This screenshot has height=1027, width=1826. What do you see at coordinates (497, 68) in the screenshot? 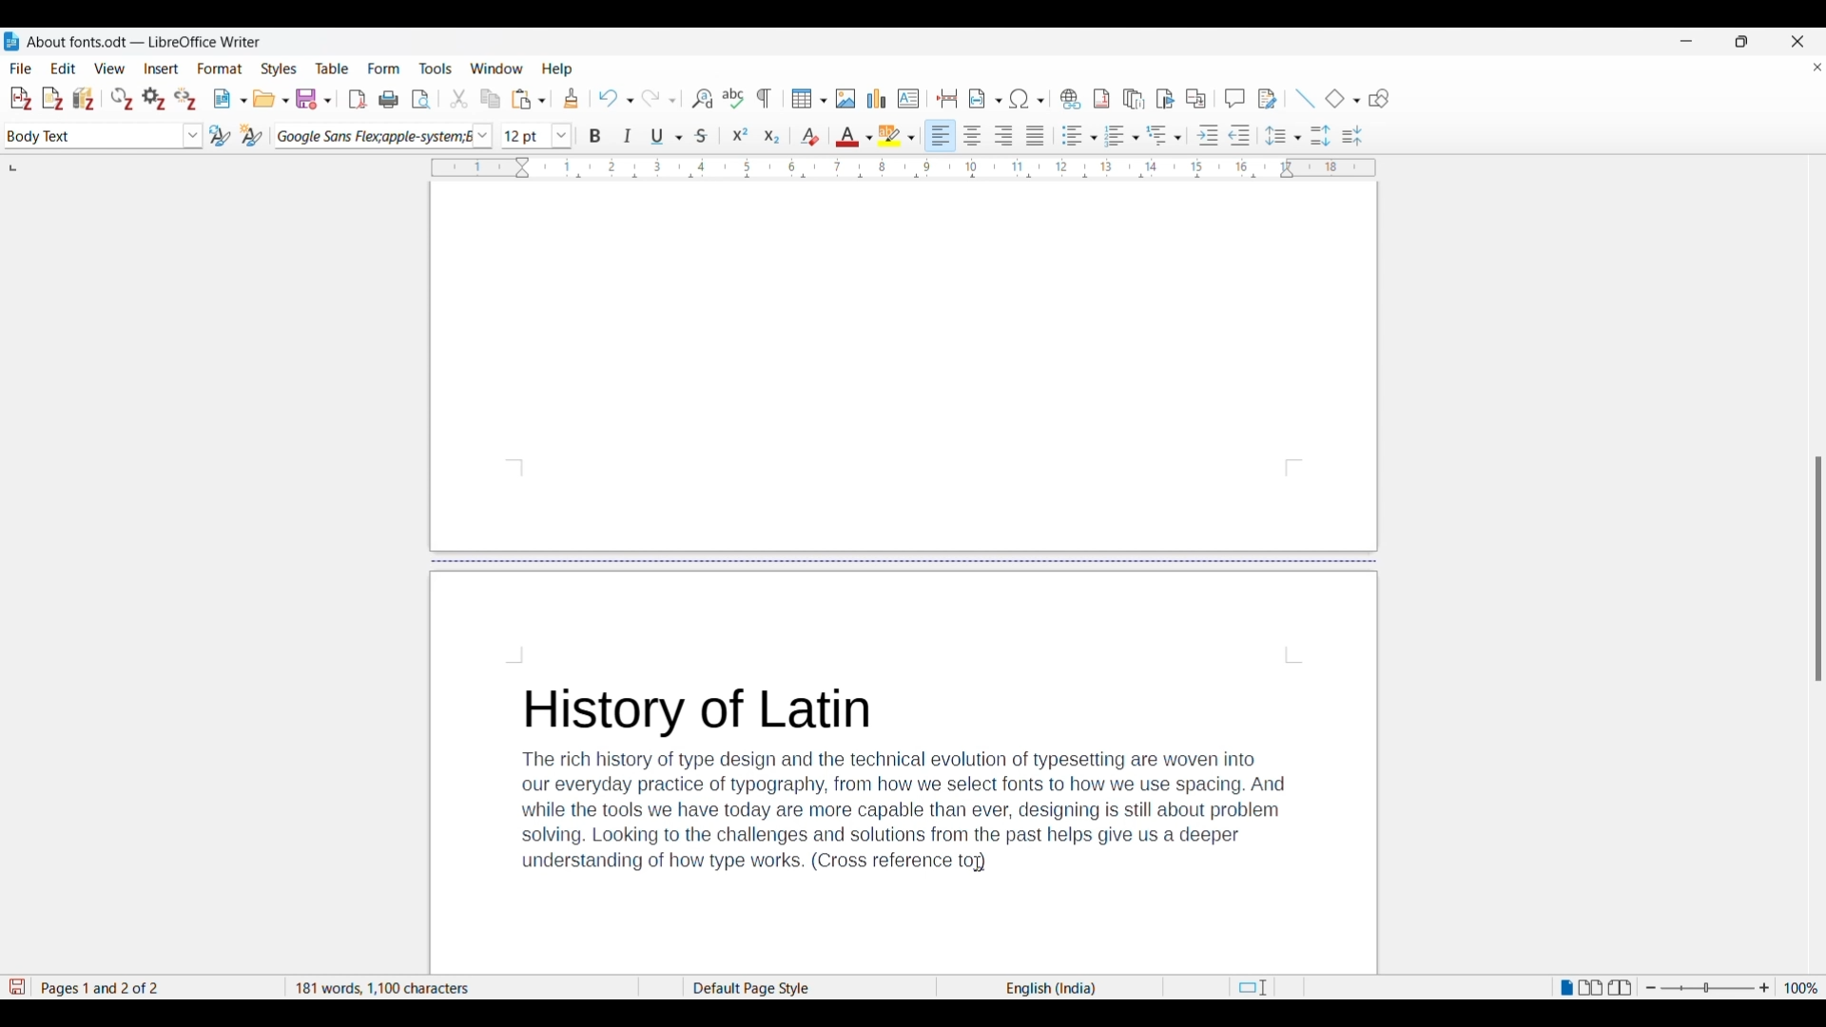
I see `Window menu` at bounding box center [497, 68].